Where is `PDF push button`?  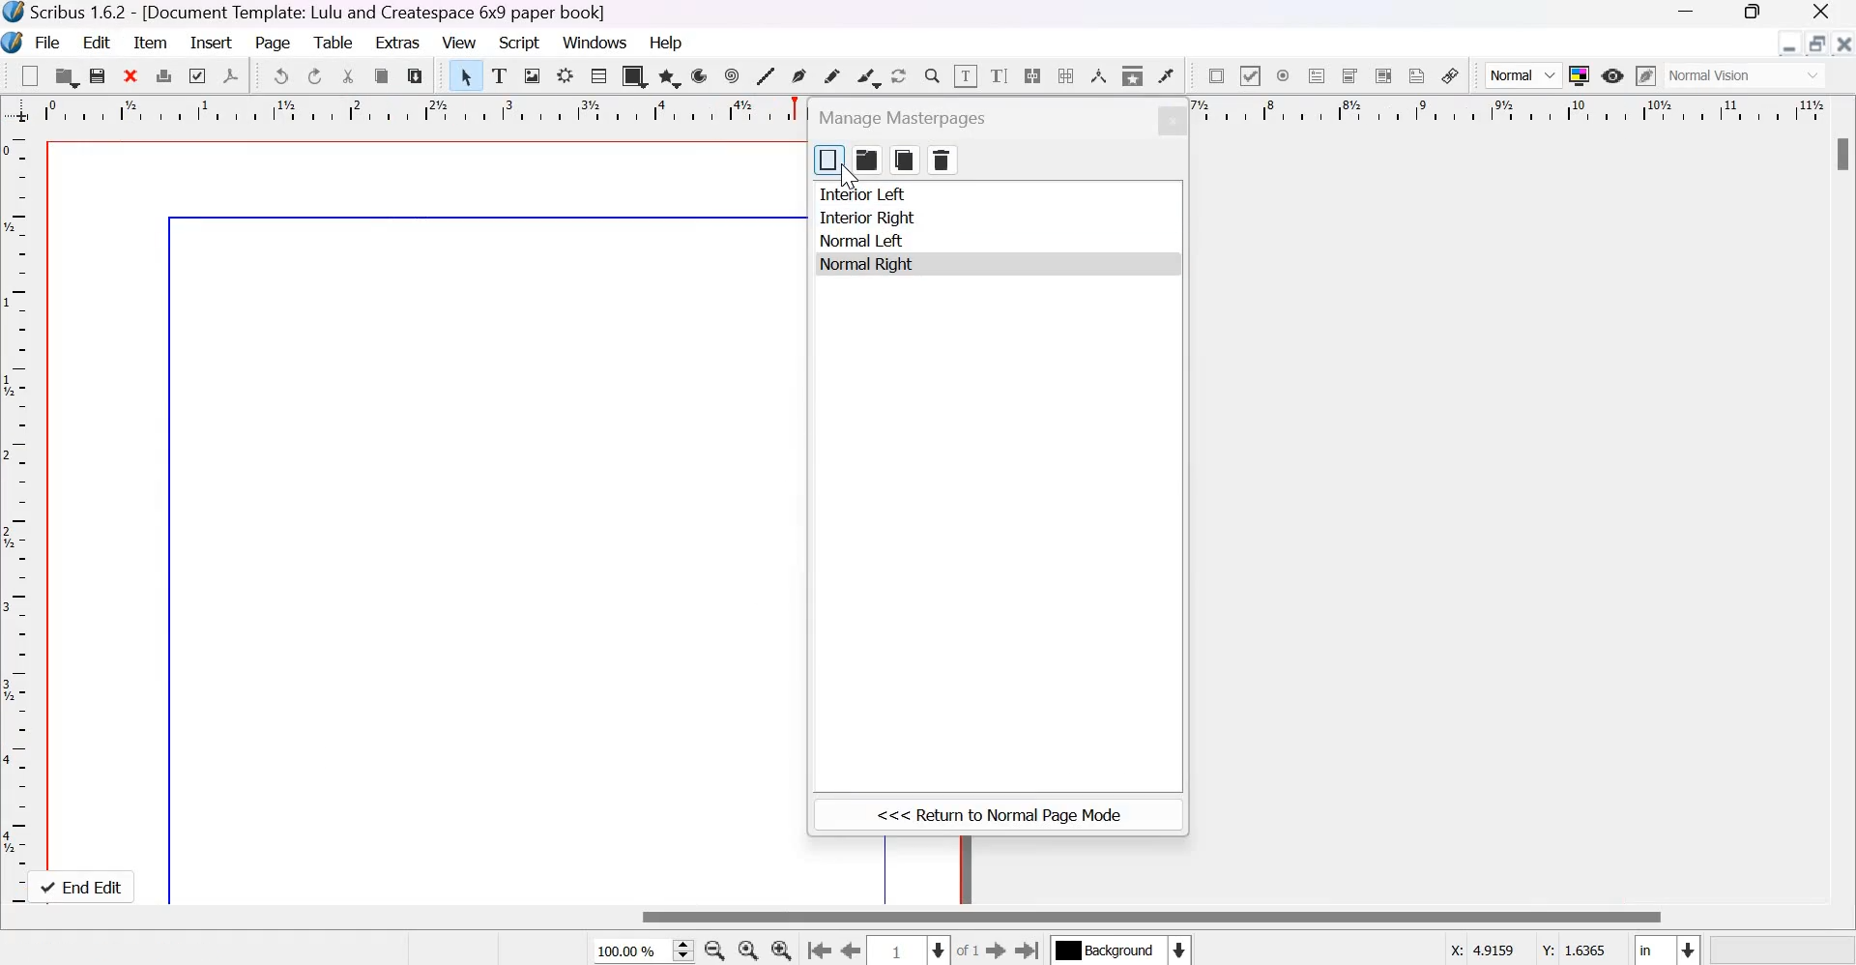 PDF push button is located at coordinates (1214, 74).